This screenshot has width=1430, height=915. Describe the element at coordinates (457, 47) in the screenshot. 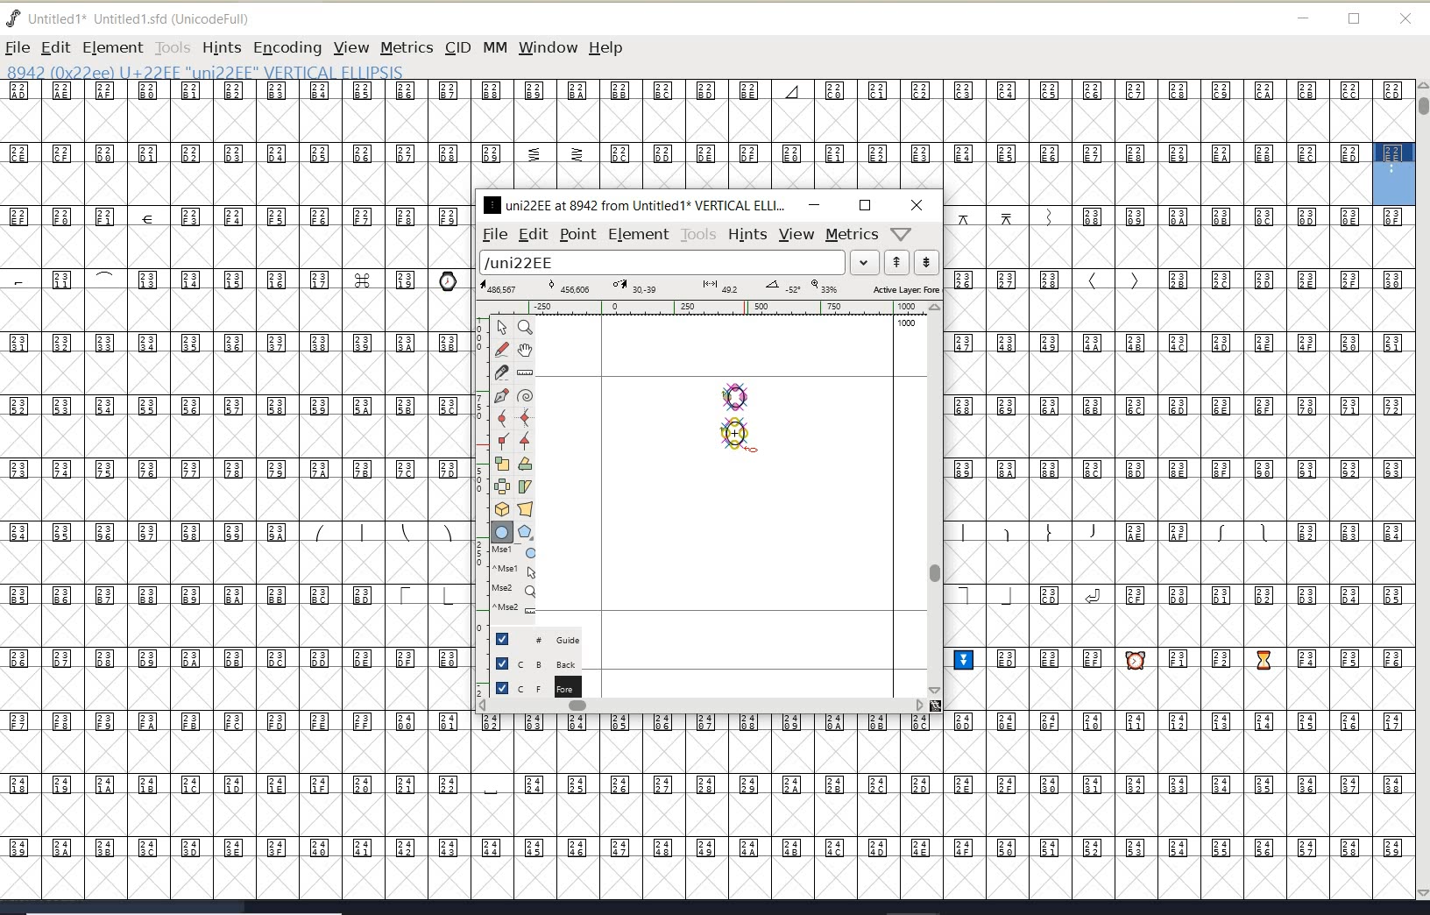

I see `CID` at that location.